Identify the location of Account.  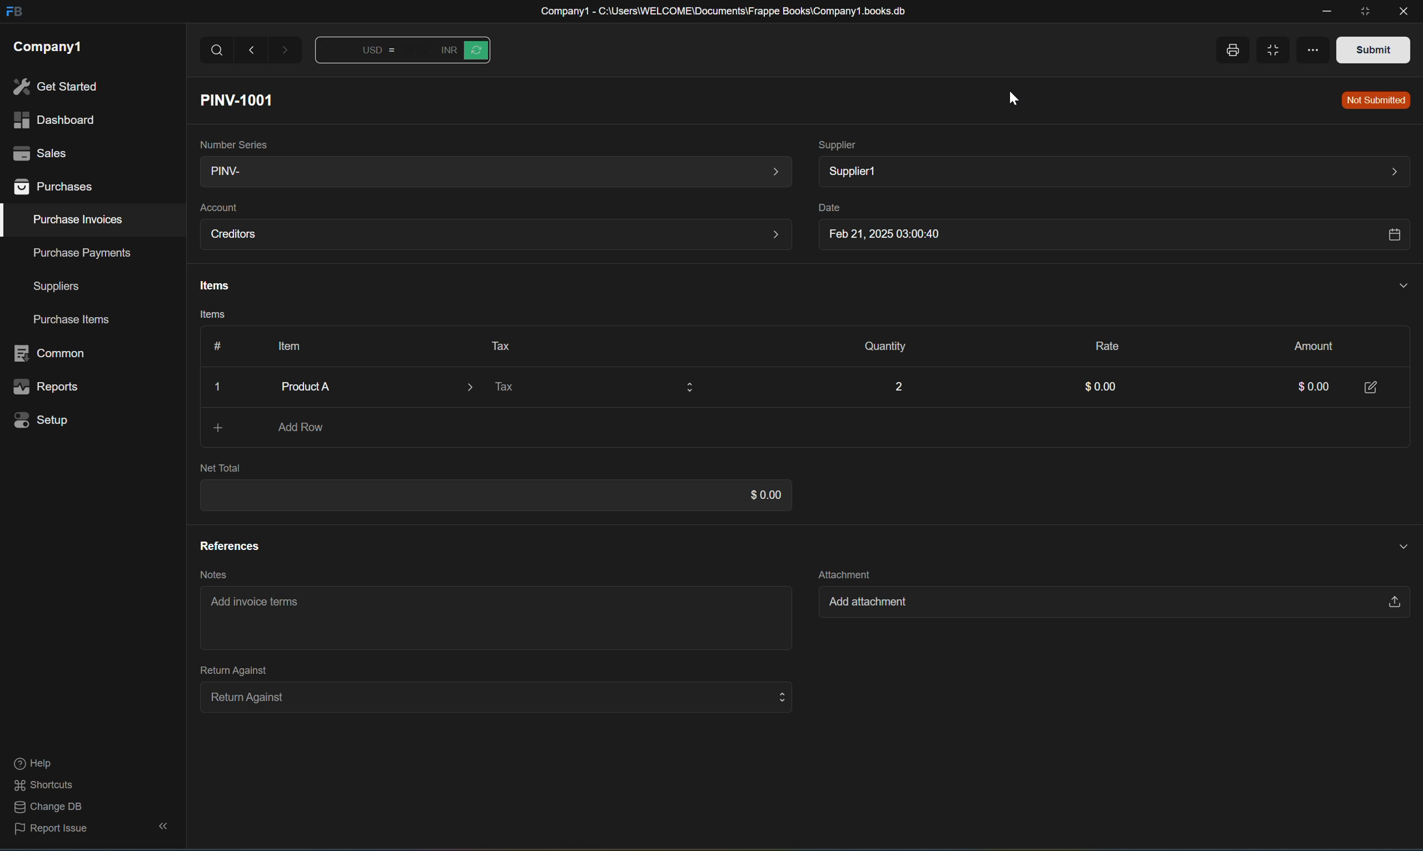
(218, 208).